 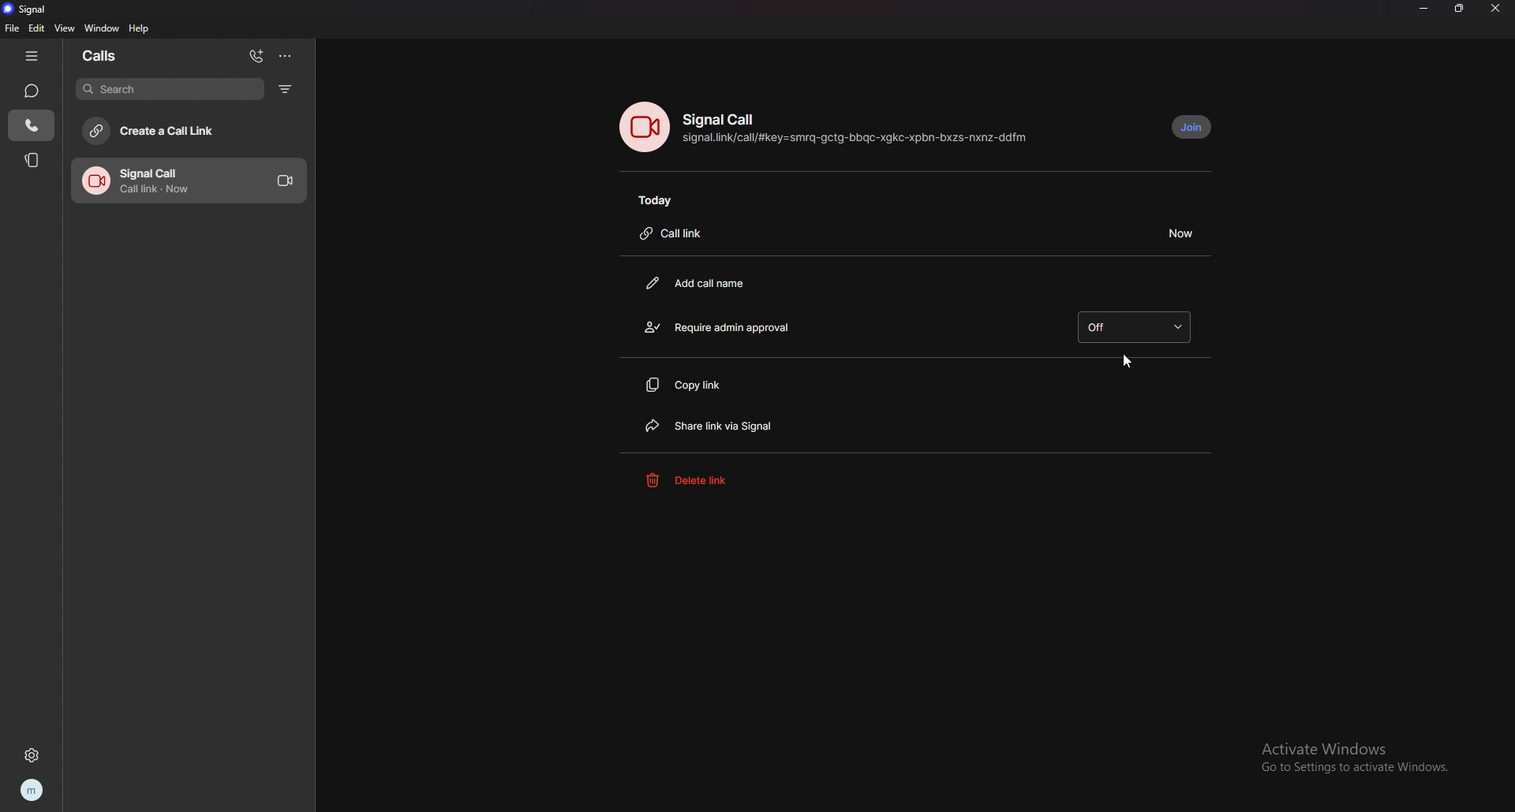 I want to click on add call name, so click(x=700, y=285).